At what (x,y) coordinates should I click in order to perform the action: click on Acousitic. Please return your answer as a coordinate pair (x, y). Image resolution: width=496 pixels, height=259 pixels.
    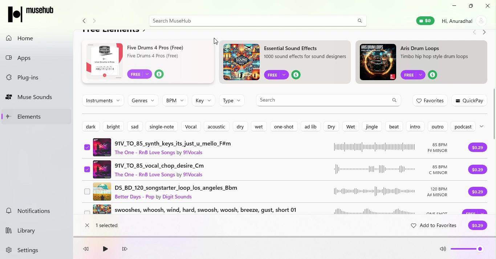
    Looking at the image, I should click on (216, 127).